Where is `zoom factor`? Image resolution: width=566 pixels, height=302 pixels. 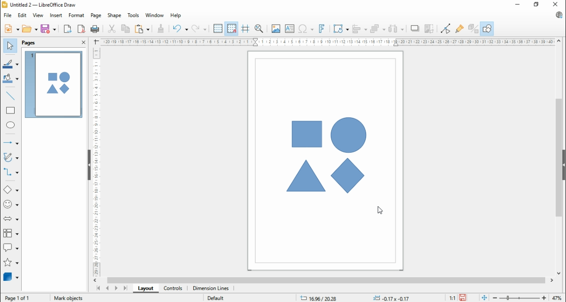 zoom factor is located at coordinates (557, 297).